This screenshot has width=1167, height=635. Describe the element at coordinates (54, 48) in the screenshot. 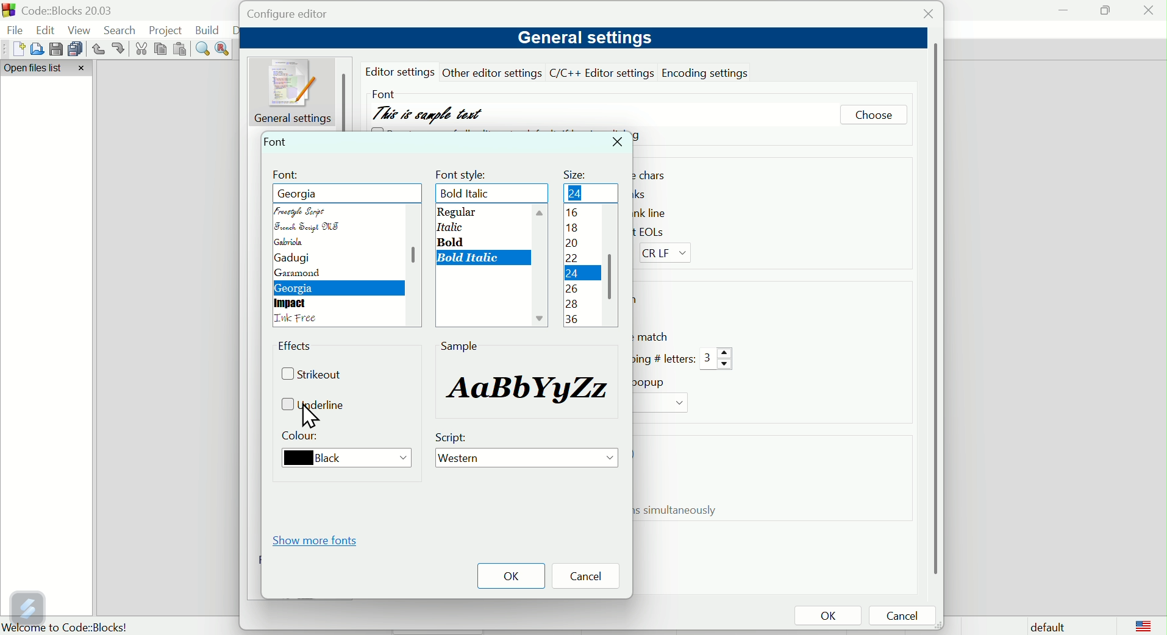

I see `save` at that location.